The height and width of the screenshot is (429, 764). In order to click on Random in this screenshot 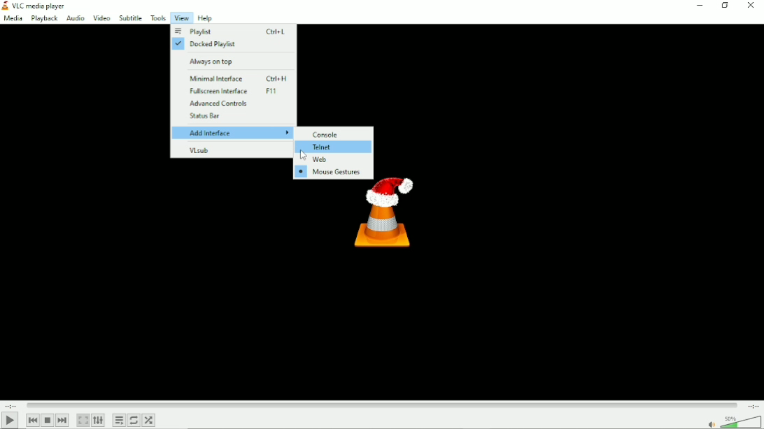, I will do `click(148, 420)`.